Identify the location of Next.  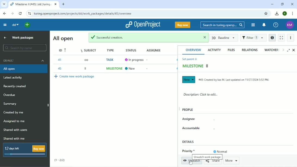
(283, 50).